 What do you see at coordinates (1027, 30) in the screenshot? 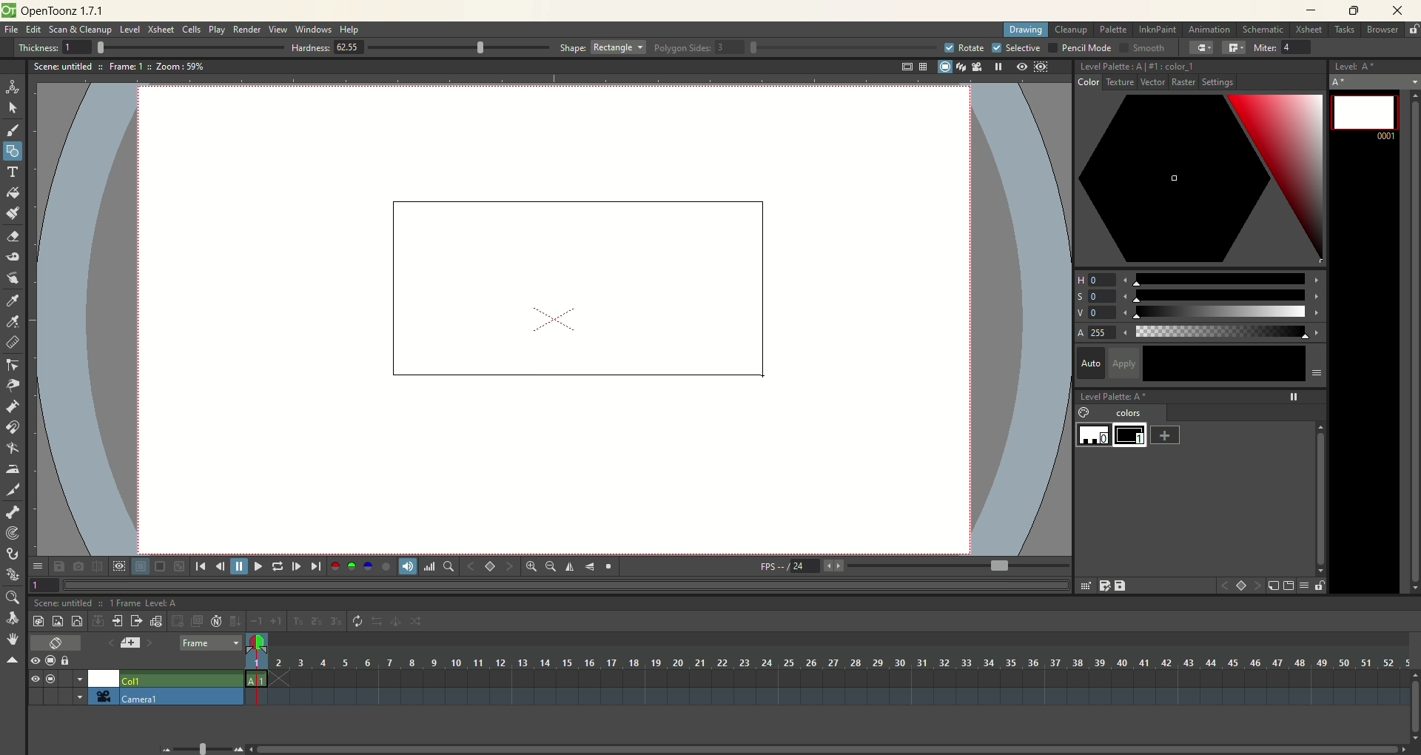
I see `drawing` at bounding box center [1027, 30].